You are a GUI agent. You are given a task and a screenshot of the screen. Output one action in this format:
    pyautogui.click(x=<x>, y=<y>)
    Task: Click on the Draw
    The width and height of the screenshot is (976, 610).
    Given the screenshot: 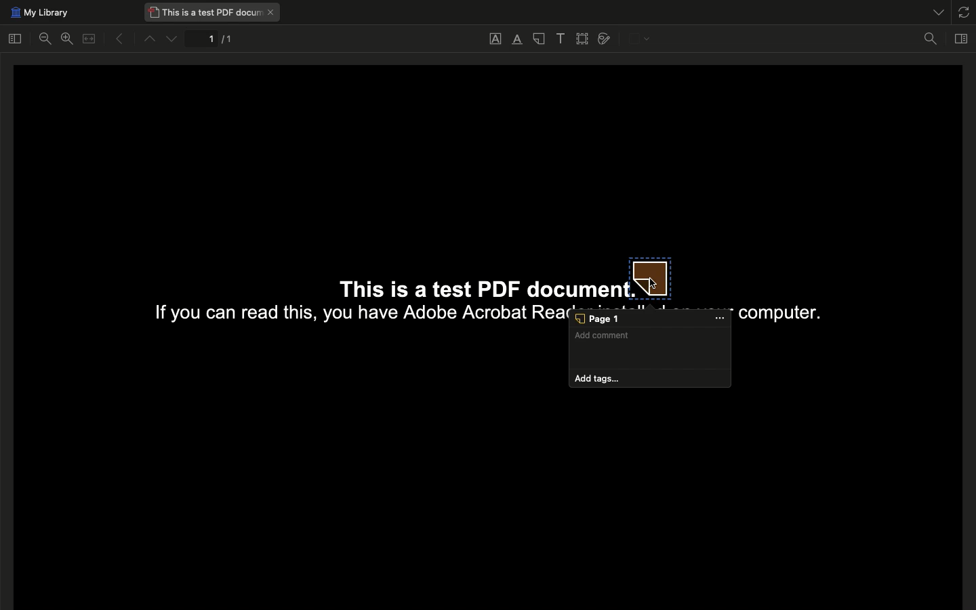 What is the action you would take?
    pyautogui.click(x=605, y=38)
    